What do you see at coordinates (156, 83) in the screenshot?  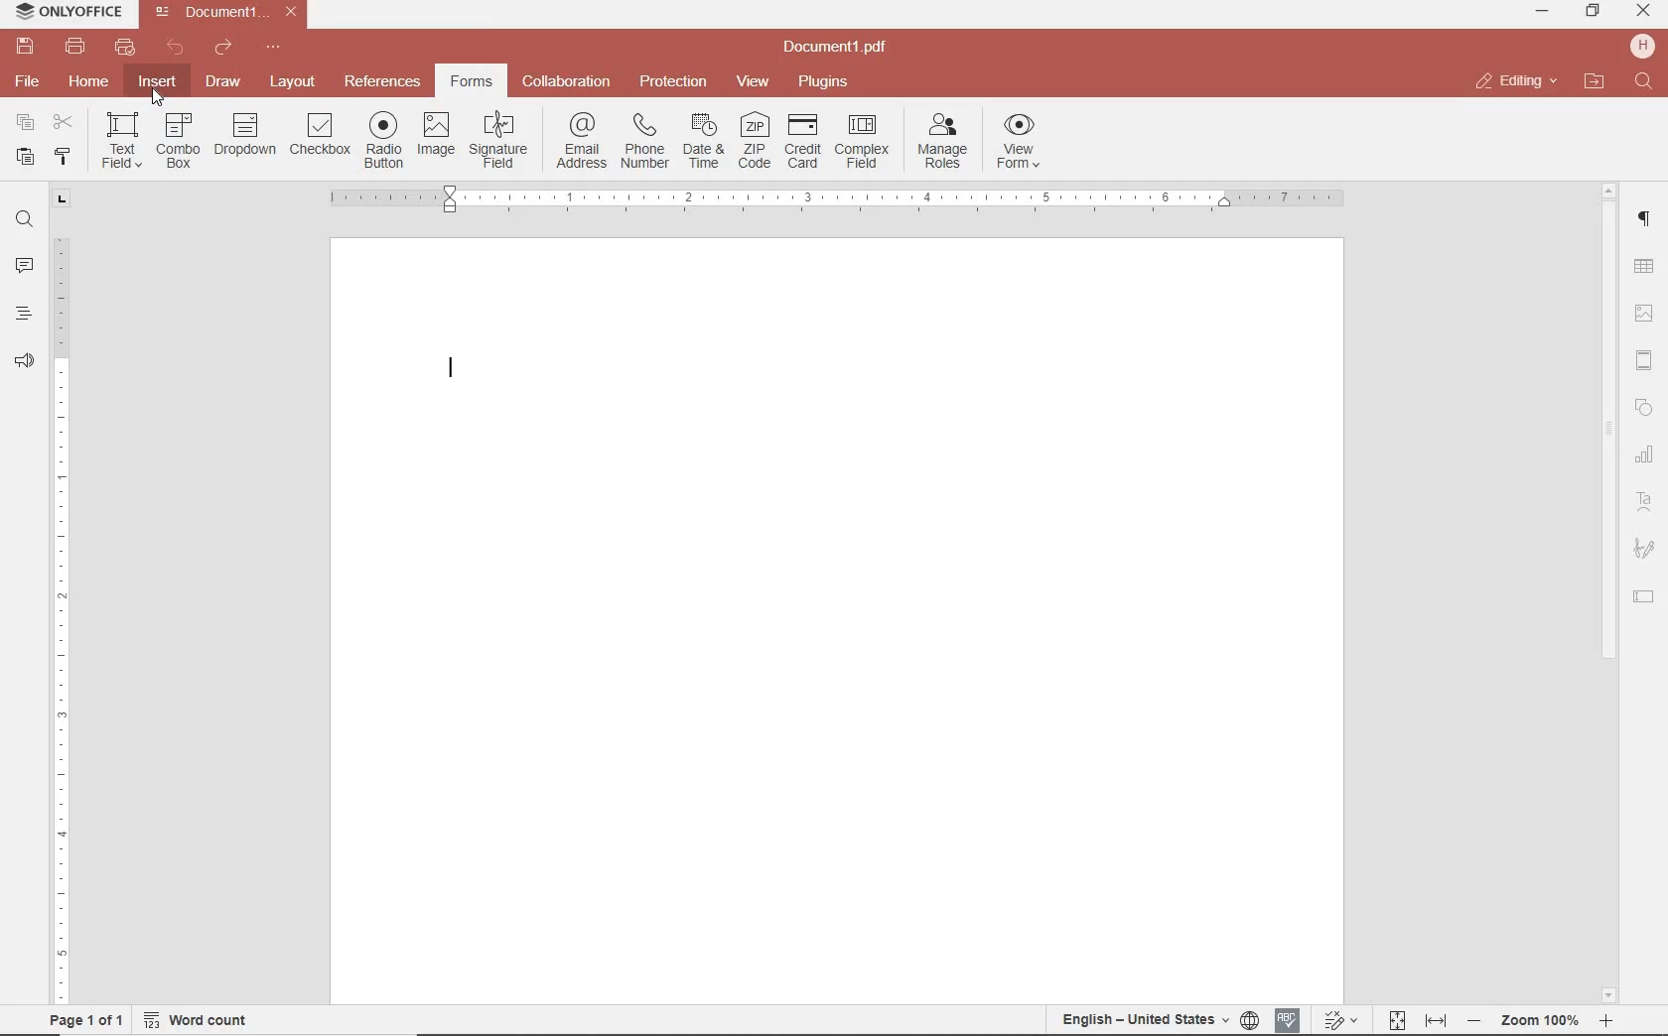 I see `insert` at bounding box center [156, 83].